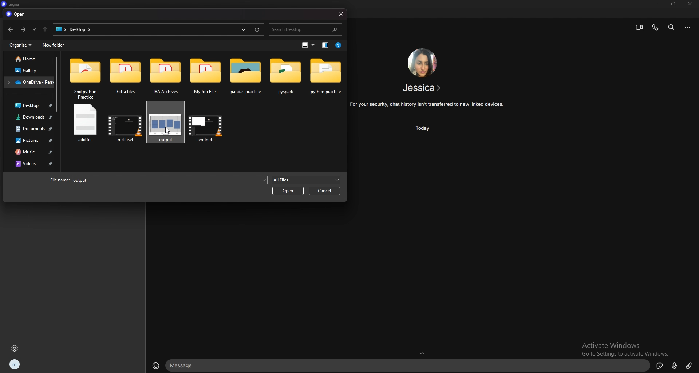 The image size is (699, 373). What do you see at coordinates (14, 348) in the screenshot?
I see `settings` at bounding box center [14, 348].